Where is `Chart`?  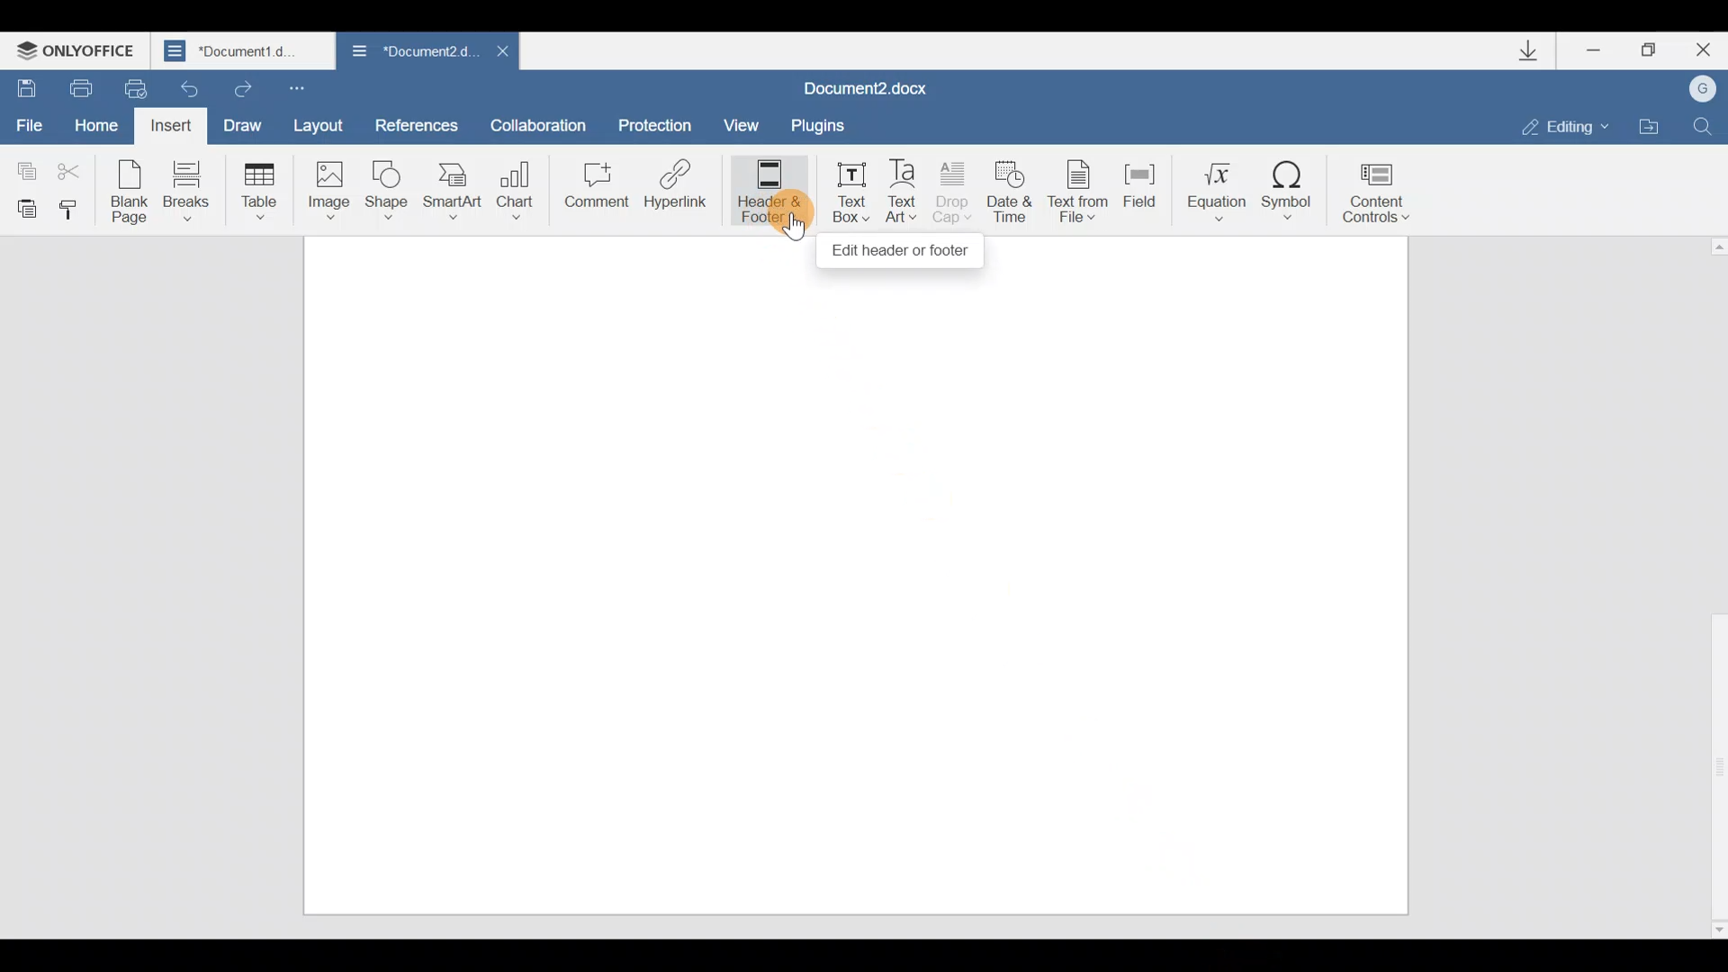 Chart is located at coordinates (518, 184).